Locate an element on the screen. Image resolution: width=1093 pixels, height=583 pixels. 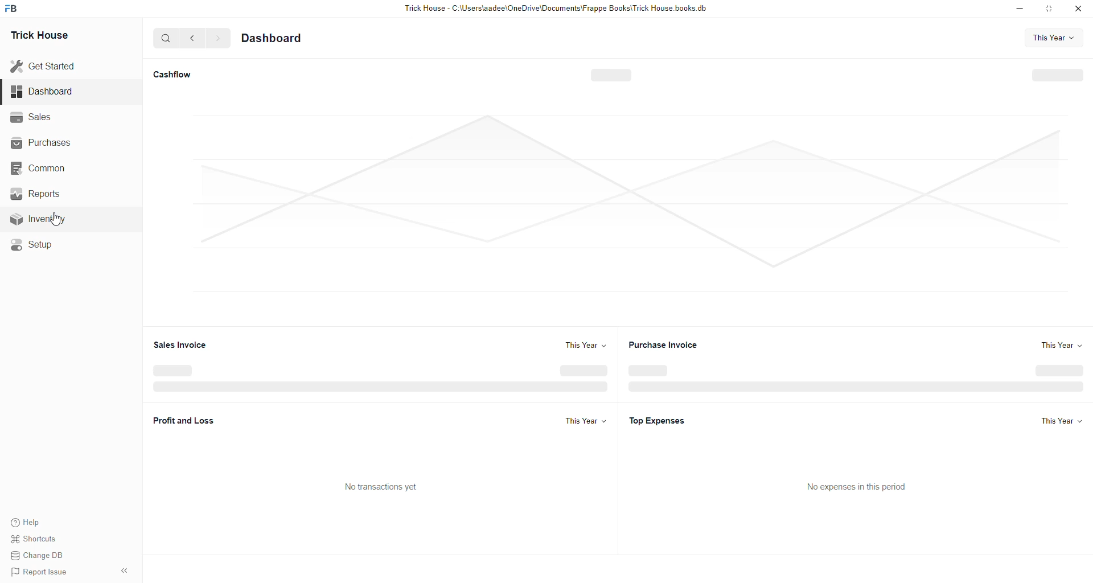
Purchases is located at coordinates (52, 141).